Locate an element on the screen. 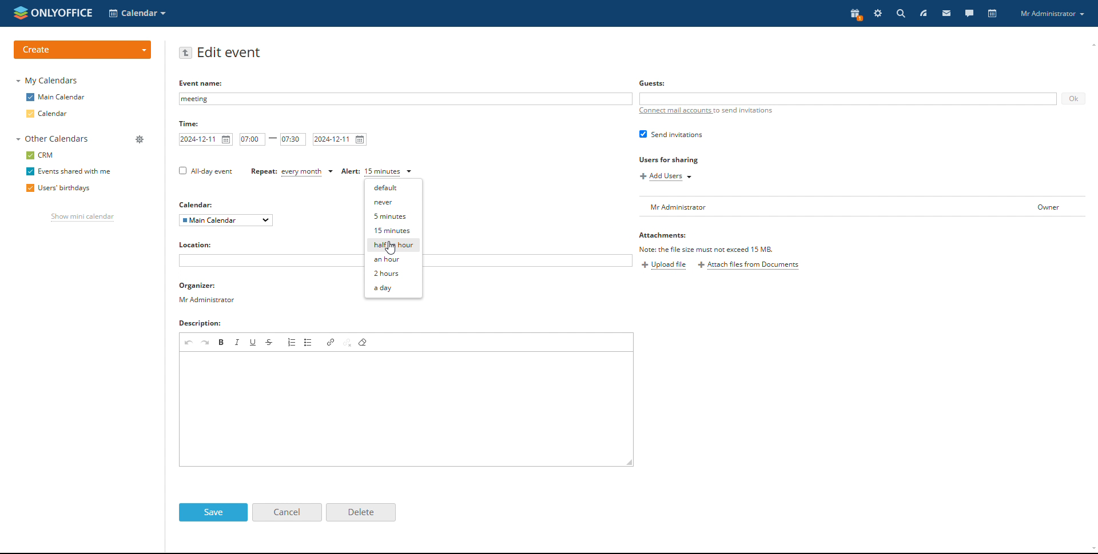 This screenshot has height=554, width=1098. present is located at coordinates (856, 15).